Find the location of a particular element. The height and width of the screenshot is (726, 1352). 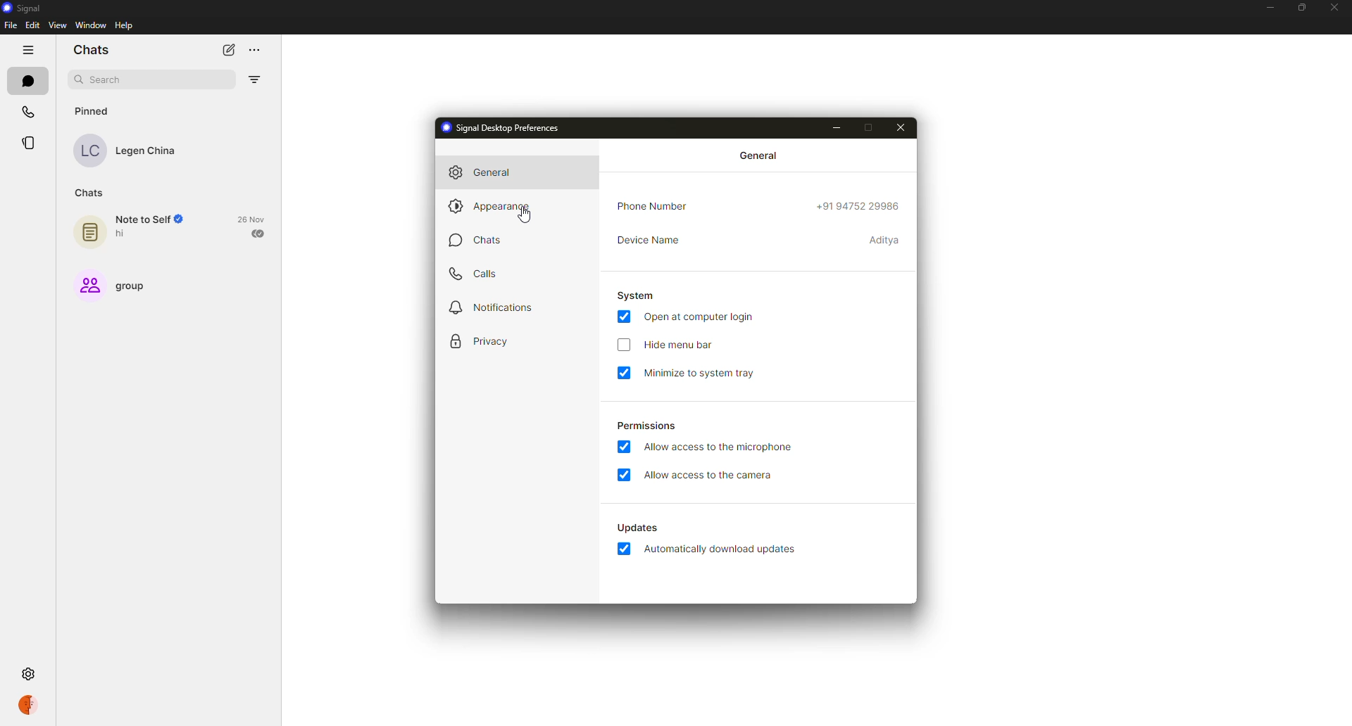

signal desktop preferences is located at coordinates (501, 128).